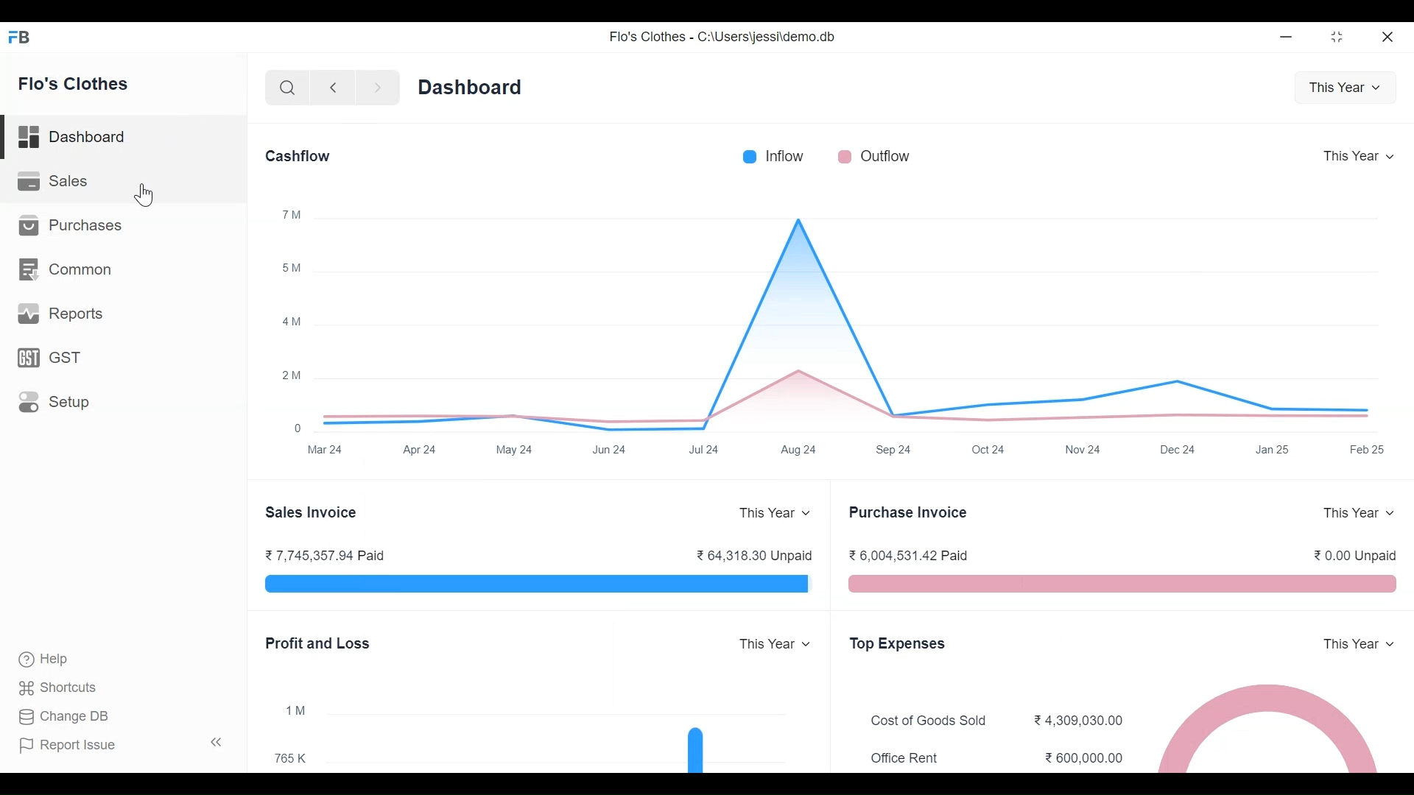  What do you see at coordinates (46, 661) in the screenshot?
I see `Help` at bounding box center [46, 661].